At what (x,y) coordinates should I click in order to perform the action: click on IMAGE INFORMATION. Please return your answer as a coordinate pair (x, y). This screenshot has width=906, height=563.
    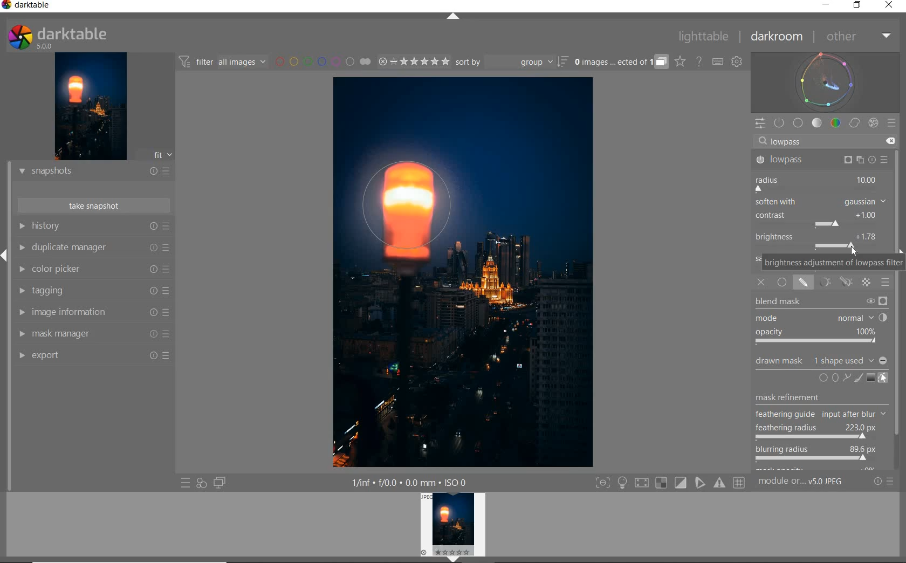
    Looking at the image, I should click on (93, 313).